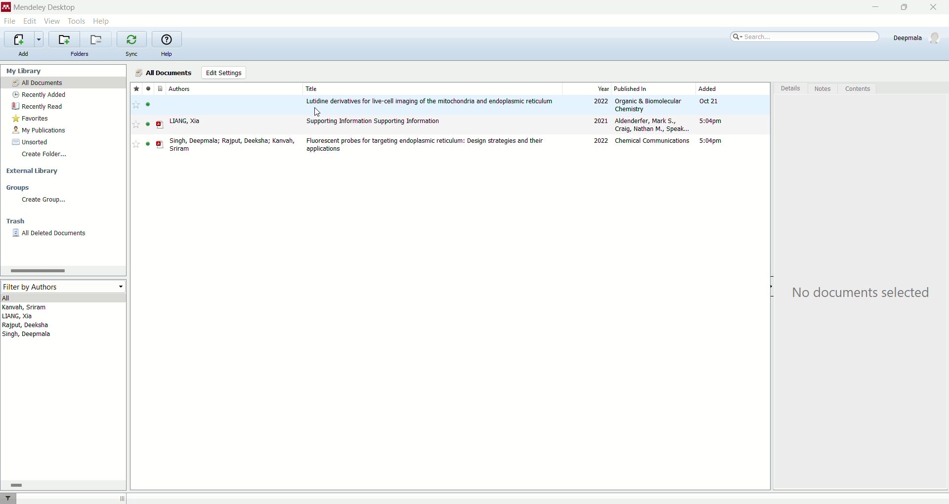 The width and height of the screenshot is (949, 504). Describe the element at coordinates (317, 112) in the screenshot. I see `cursor` at that location.